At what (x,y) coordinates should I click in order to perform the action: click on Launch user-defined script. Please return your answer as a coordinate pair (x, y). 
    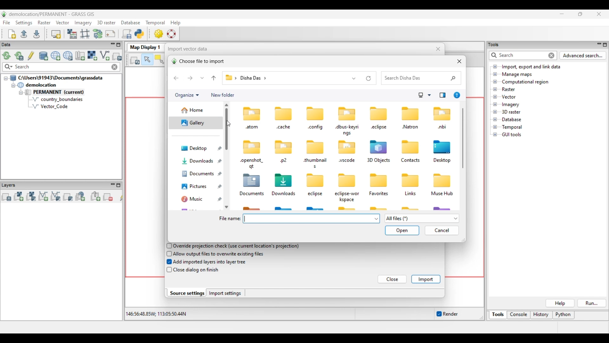
    Looking at the image, I should click on (127, 34).